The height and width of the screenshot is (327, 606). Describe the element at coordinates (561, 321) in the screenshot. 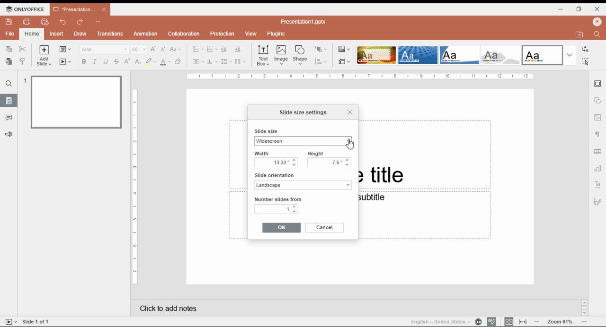

I see `Zoom 61%` at that location.